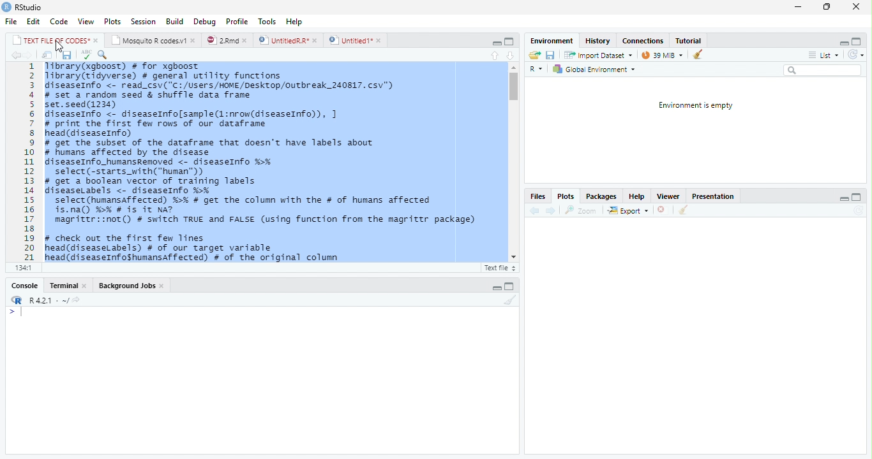 The height and width of the screenshot is (459, 872). Describe the element at coordinates (670, 196) in the screenshot. I see `Viewer` at that location.